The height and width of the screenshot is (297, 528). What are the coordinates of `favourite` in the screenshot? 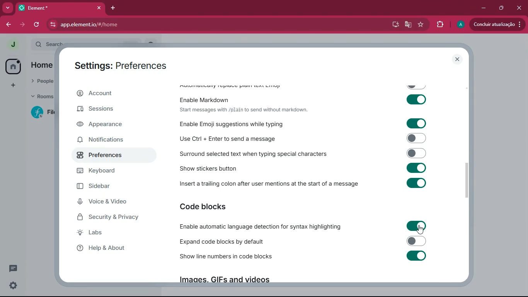 It's located at (421, 25).